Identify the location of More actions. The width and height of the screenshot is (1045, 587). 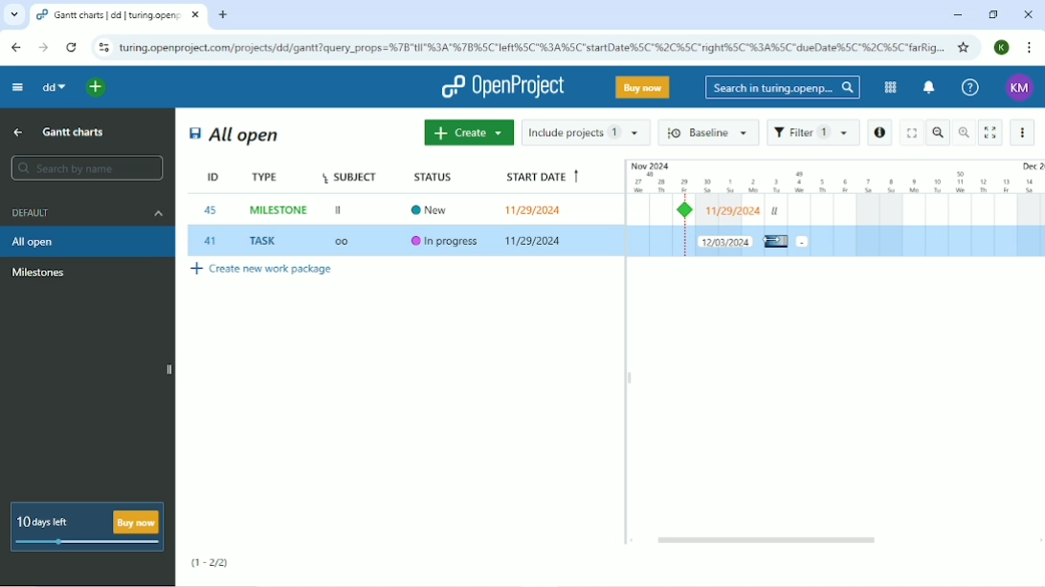
(1024, 132).